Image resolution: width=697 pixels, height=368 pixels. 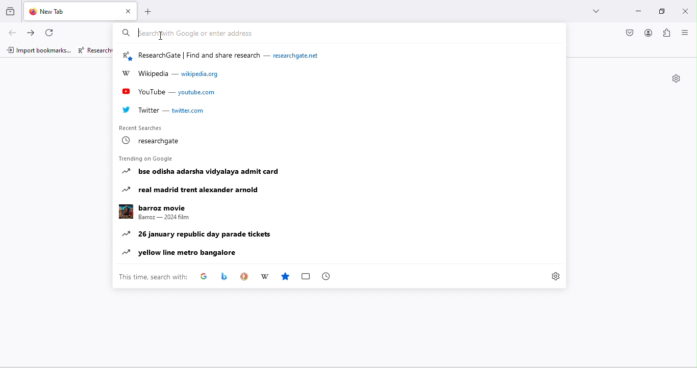 What do you see at coordinates (29, 33) in the screenshot?
I see `forward` at bounding box center [29, 33].